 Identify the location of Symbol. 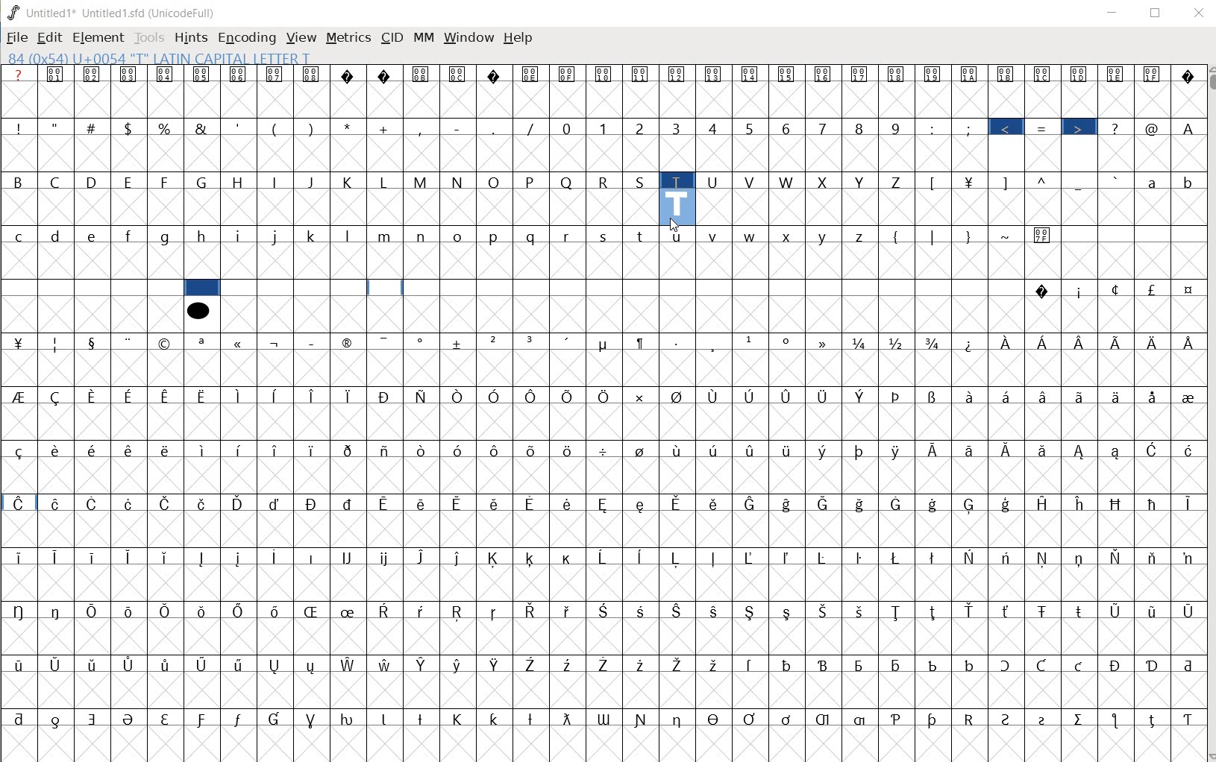
(714, 395).